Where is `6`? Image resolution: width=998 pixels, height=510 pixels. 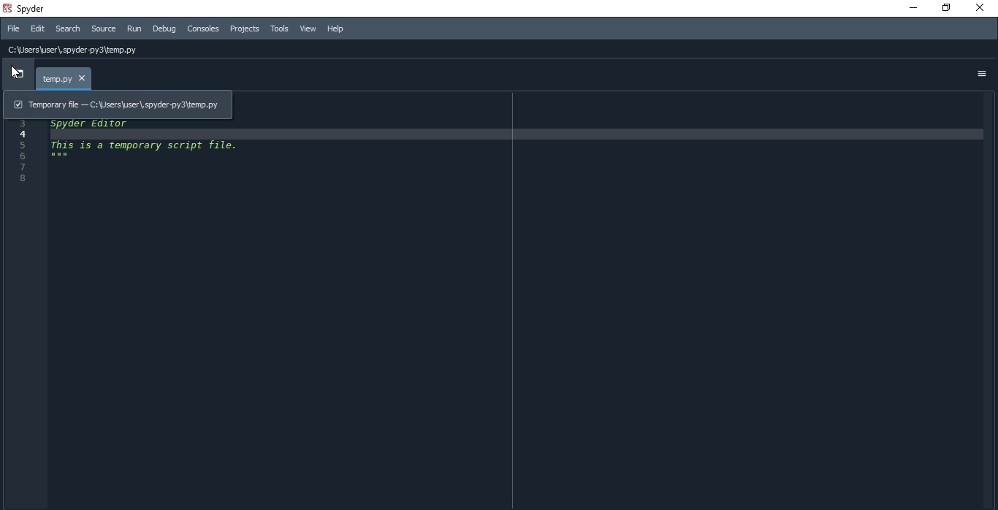
6 is located at coordinates (46, 158).